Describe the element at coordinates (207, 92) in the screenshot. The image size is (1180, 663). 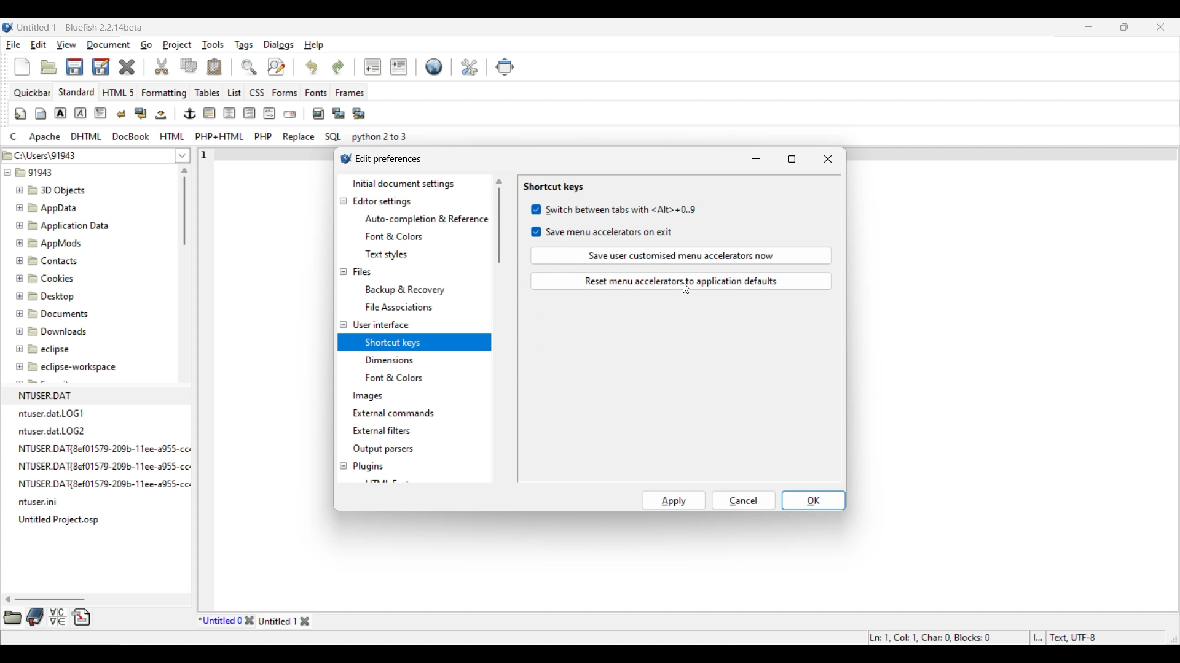
I see `Tables` at that location.